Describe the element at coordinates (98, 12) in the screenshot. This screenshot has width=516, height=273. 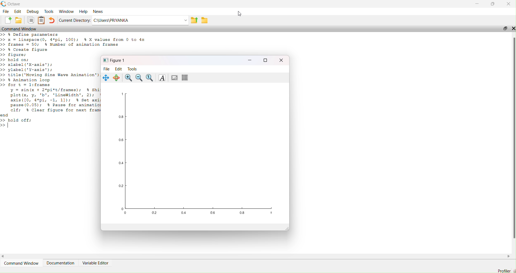
I see `News` at that location.